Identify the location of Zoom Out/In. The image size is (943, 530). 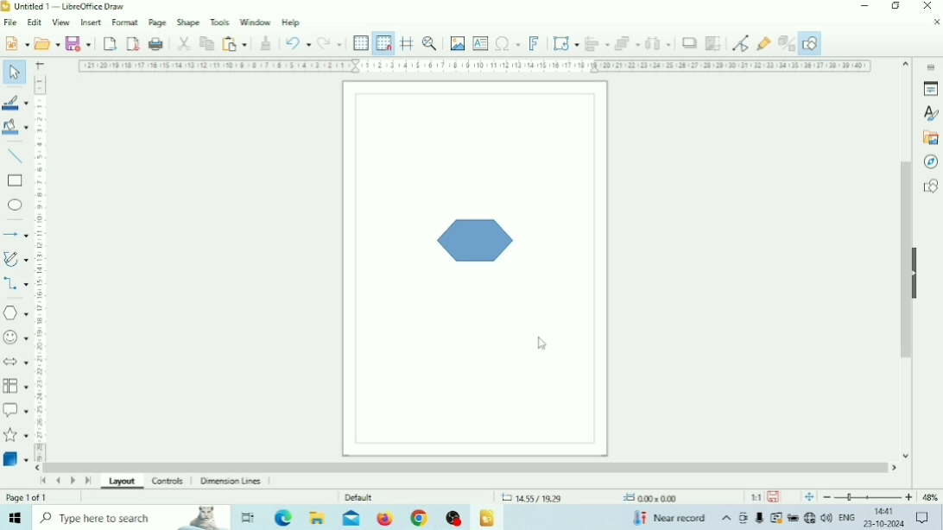
(868, 497).